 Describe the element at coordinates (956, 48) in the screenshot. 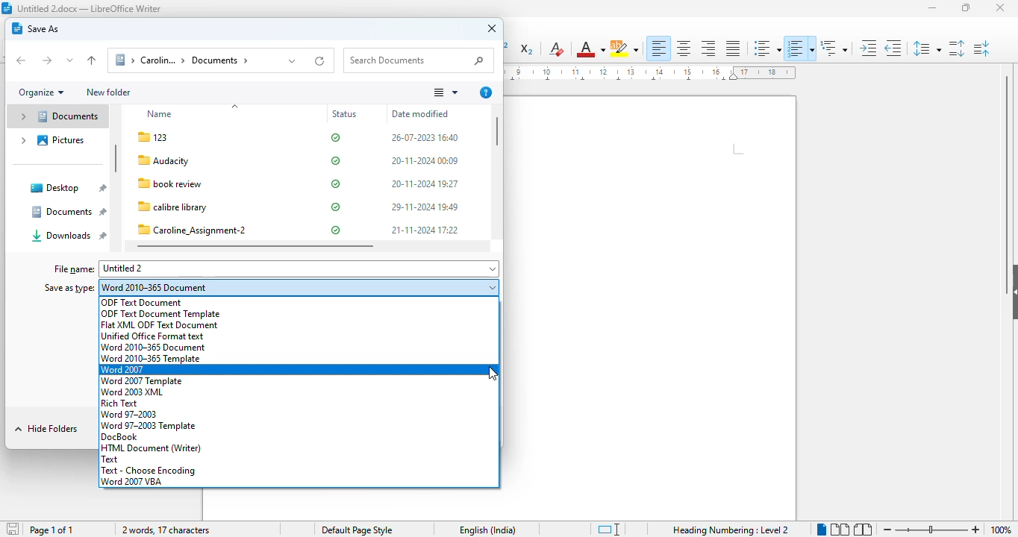

I see `increase paragraph spacing` at that location.